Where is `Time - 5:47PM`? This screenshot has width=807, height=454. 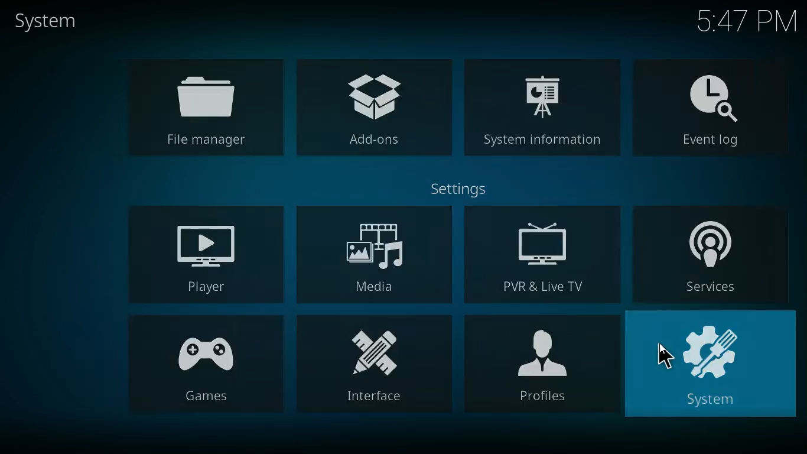
Time - 5:47PM is located at coordinates (743, 21).